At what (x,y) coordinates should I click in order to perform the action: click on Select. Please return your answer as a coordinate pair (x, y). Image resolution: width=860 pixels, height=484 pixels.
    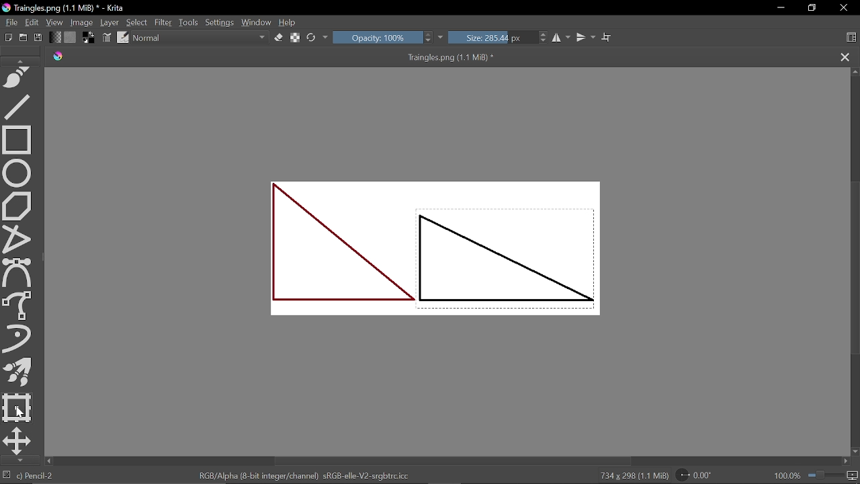
    Looking at the image, I should click on (136, 22).